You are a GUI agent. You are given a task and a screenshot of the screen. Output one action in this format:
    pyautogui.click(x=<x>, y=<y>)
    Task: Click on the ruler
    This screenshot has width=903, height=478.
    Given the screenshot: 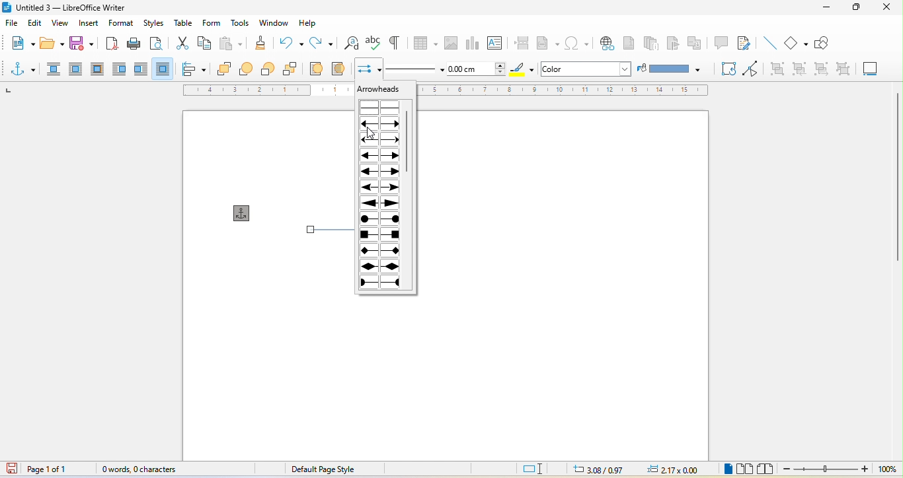 What is the action you would take?
    pyautogui.click(x=565, y=90)
    